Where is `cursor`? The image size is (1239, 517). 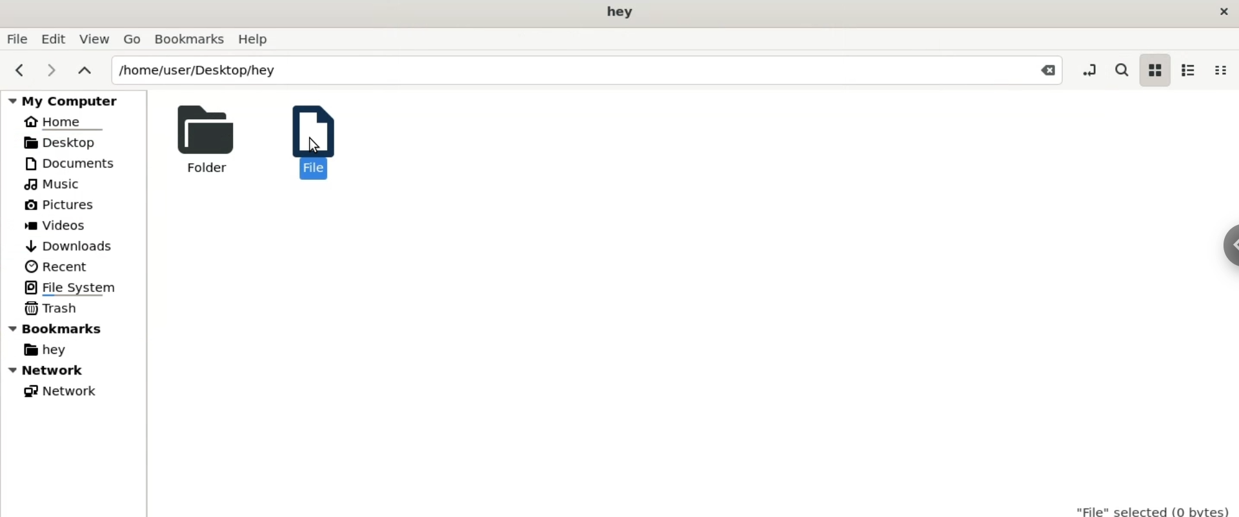
cursor is located at coordinates (314, 146).